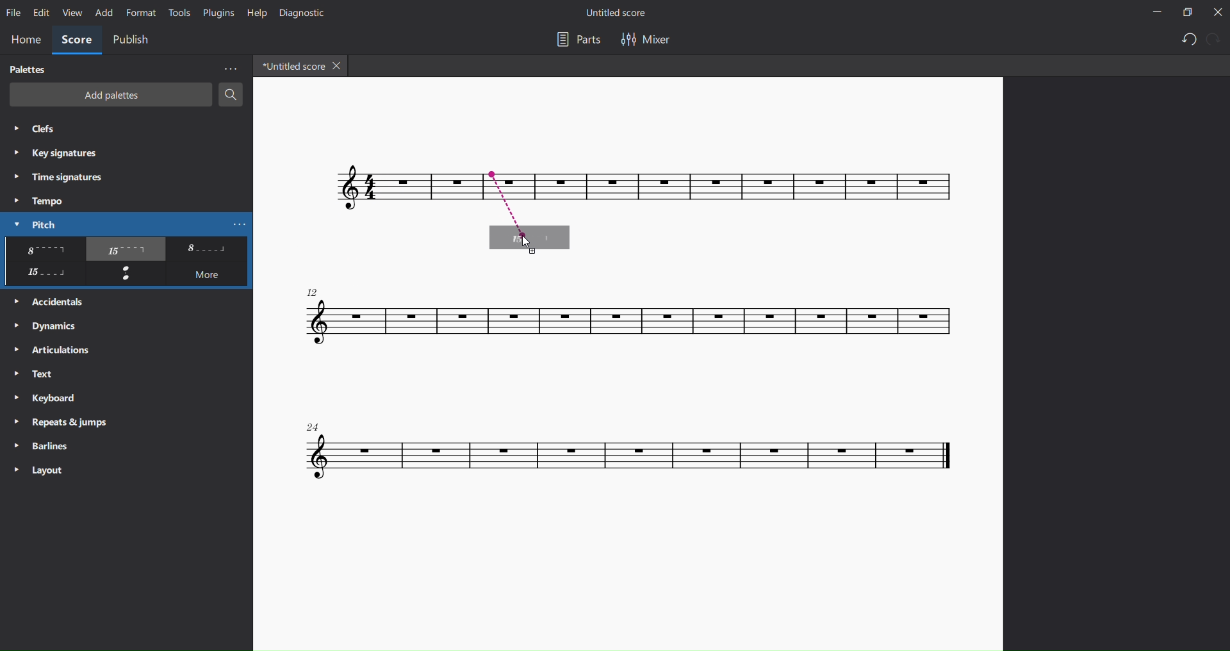 The width and height of the screenshot is (1230, 651). Describe the element at coordinates (620, 323) in the screenshot. I see `score` at that location.